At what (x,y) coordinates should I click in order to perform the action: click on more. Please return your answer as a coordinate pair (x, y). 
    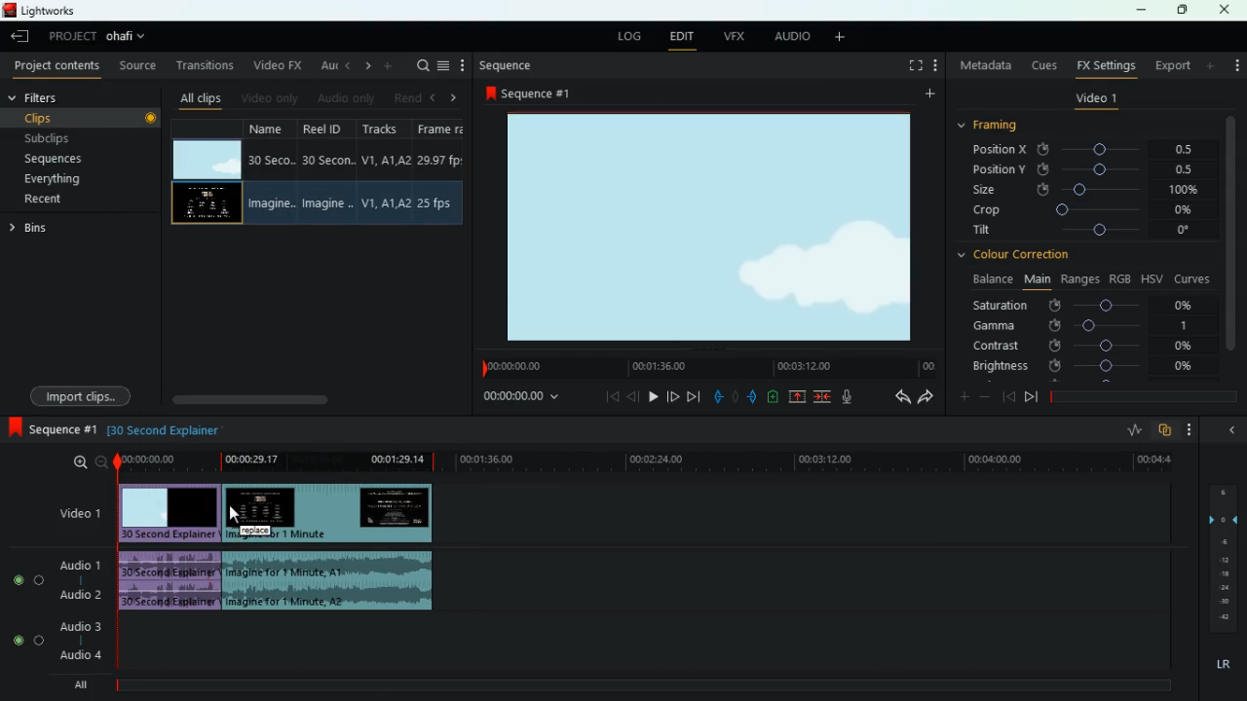
    Looking at the image, I should click on (927, 96).